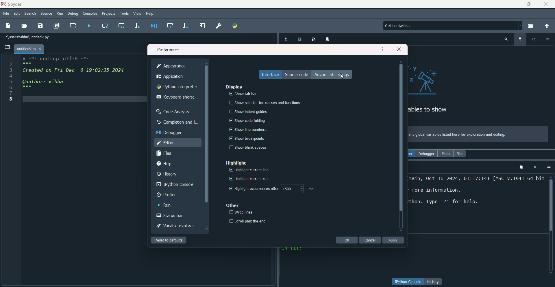 Image resolution: width=555 pixels, height=287 pixels. What do you see at coordinates (314, 189) in the screenshot?
I see `ms` at bounding box center [314, 189].